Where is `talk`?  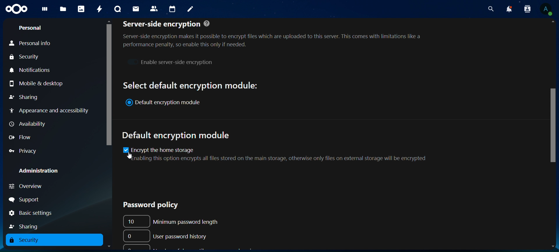
talk is located at coordinates (117, 9).